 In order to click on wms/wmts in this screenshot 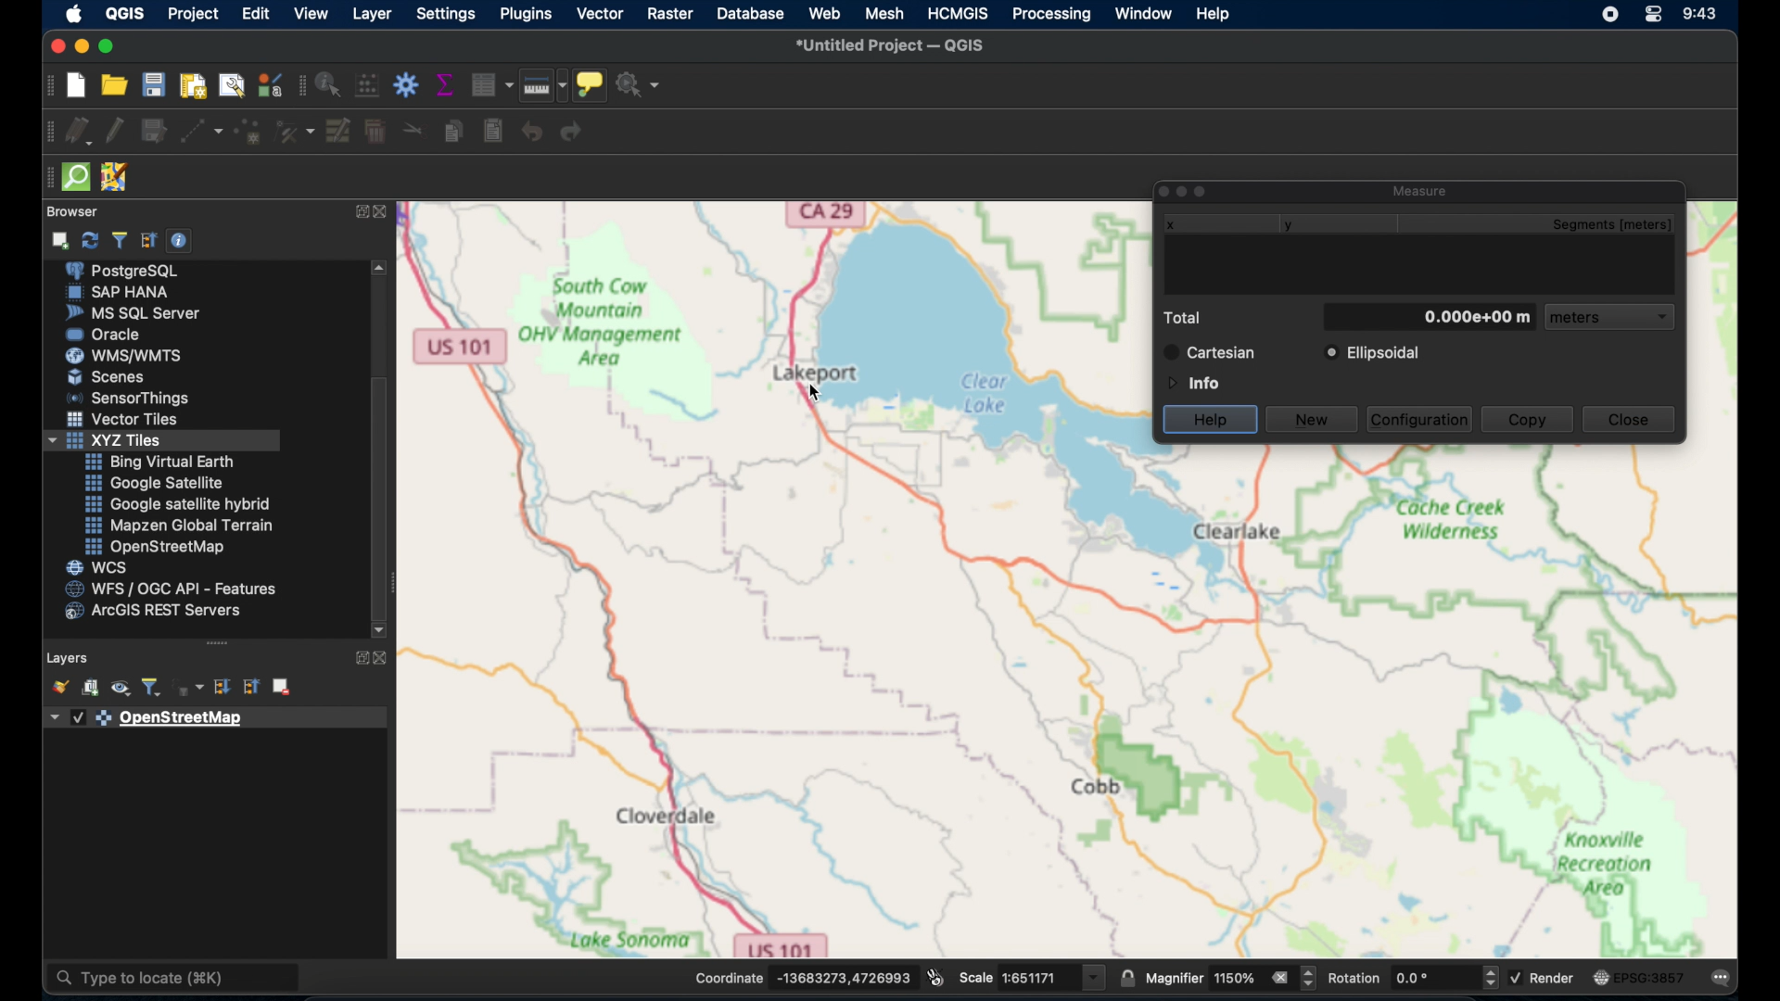, I will do `click(126, 355)`.